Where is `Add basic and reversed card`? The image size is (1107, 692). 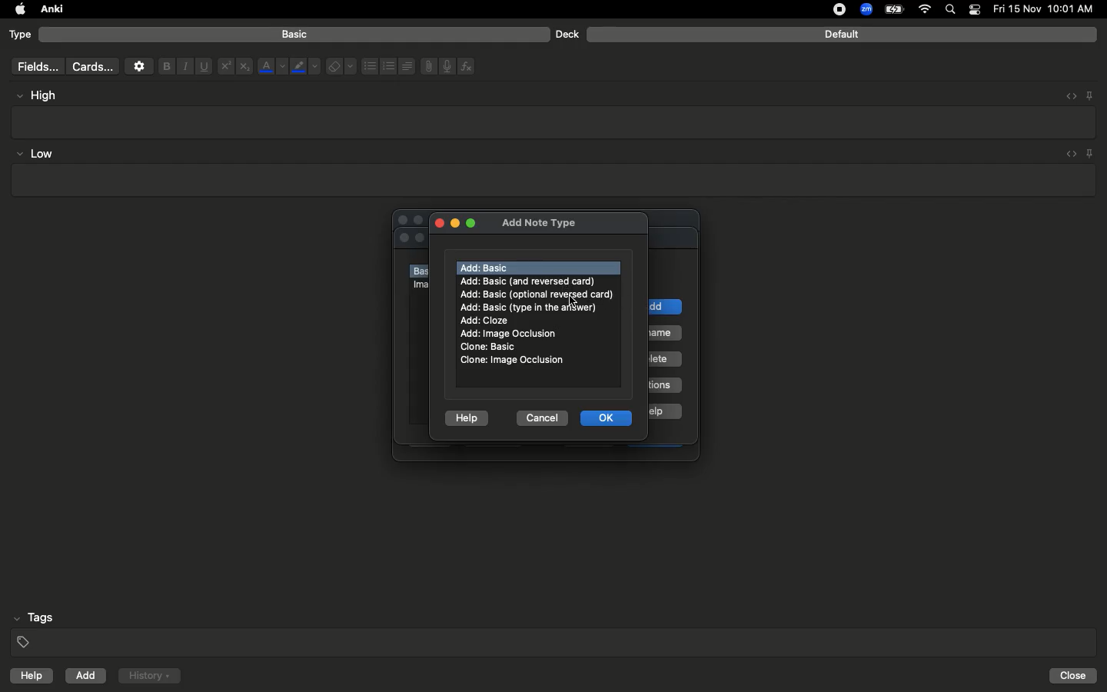 Add basic and reversed card is located at coordinates (536, 281).